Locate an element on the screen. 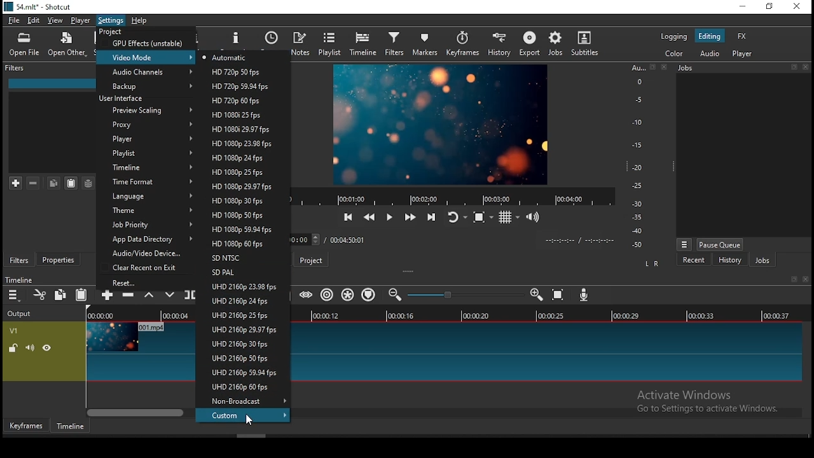  timeline is located at coordinates (143, 168).